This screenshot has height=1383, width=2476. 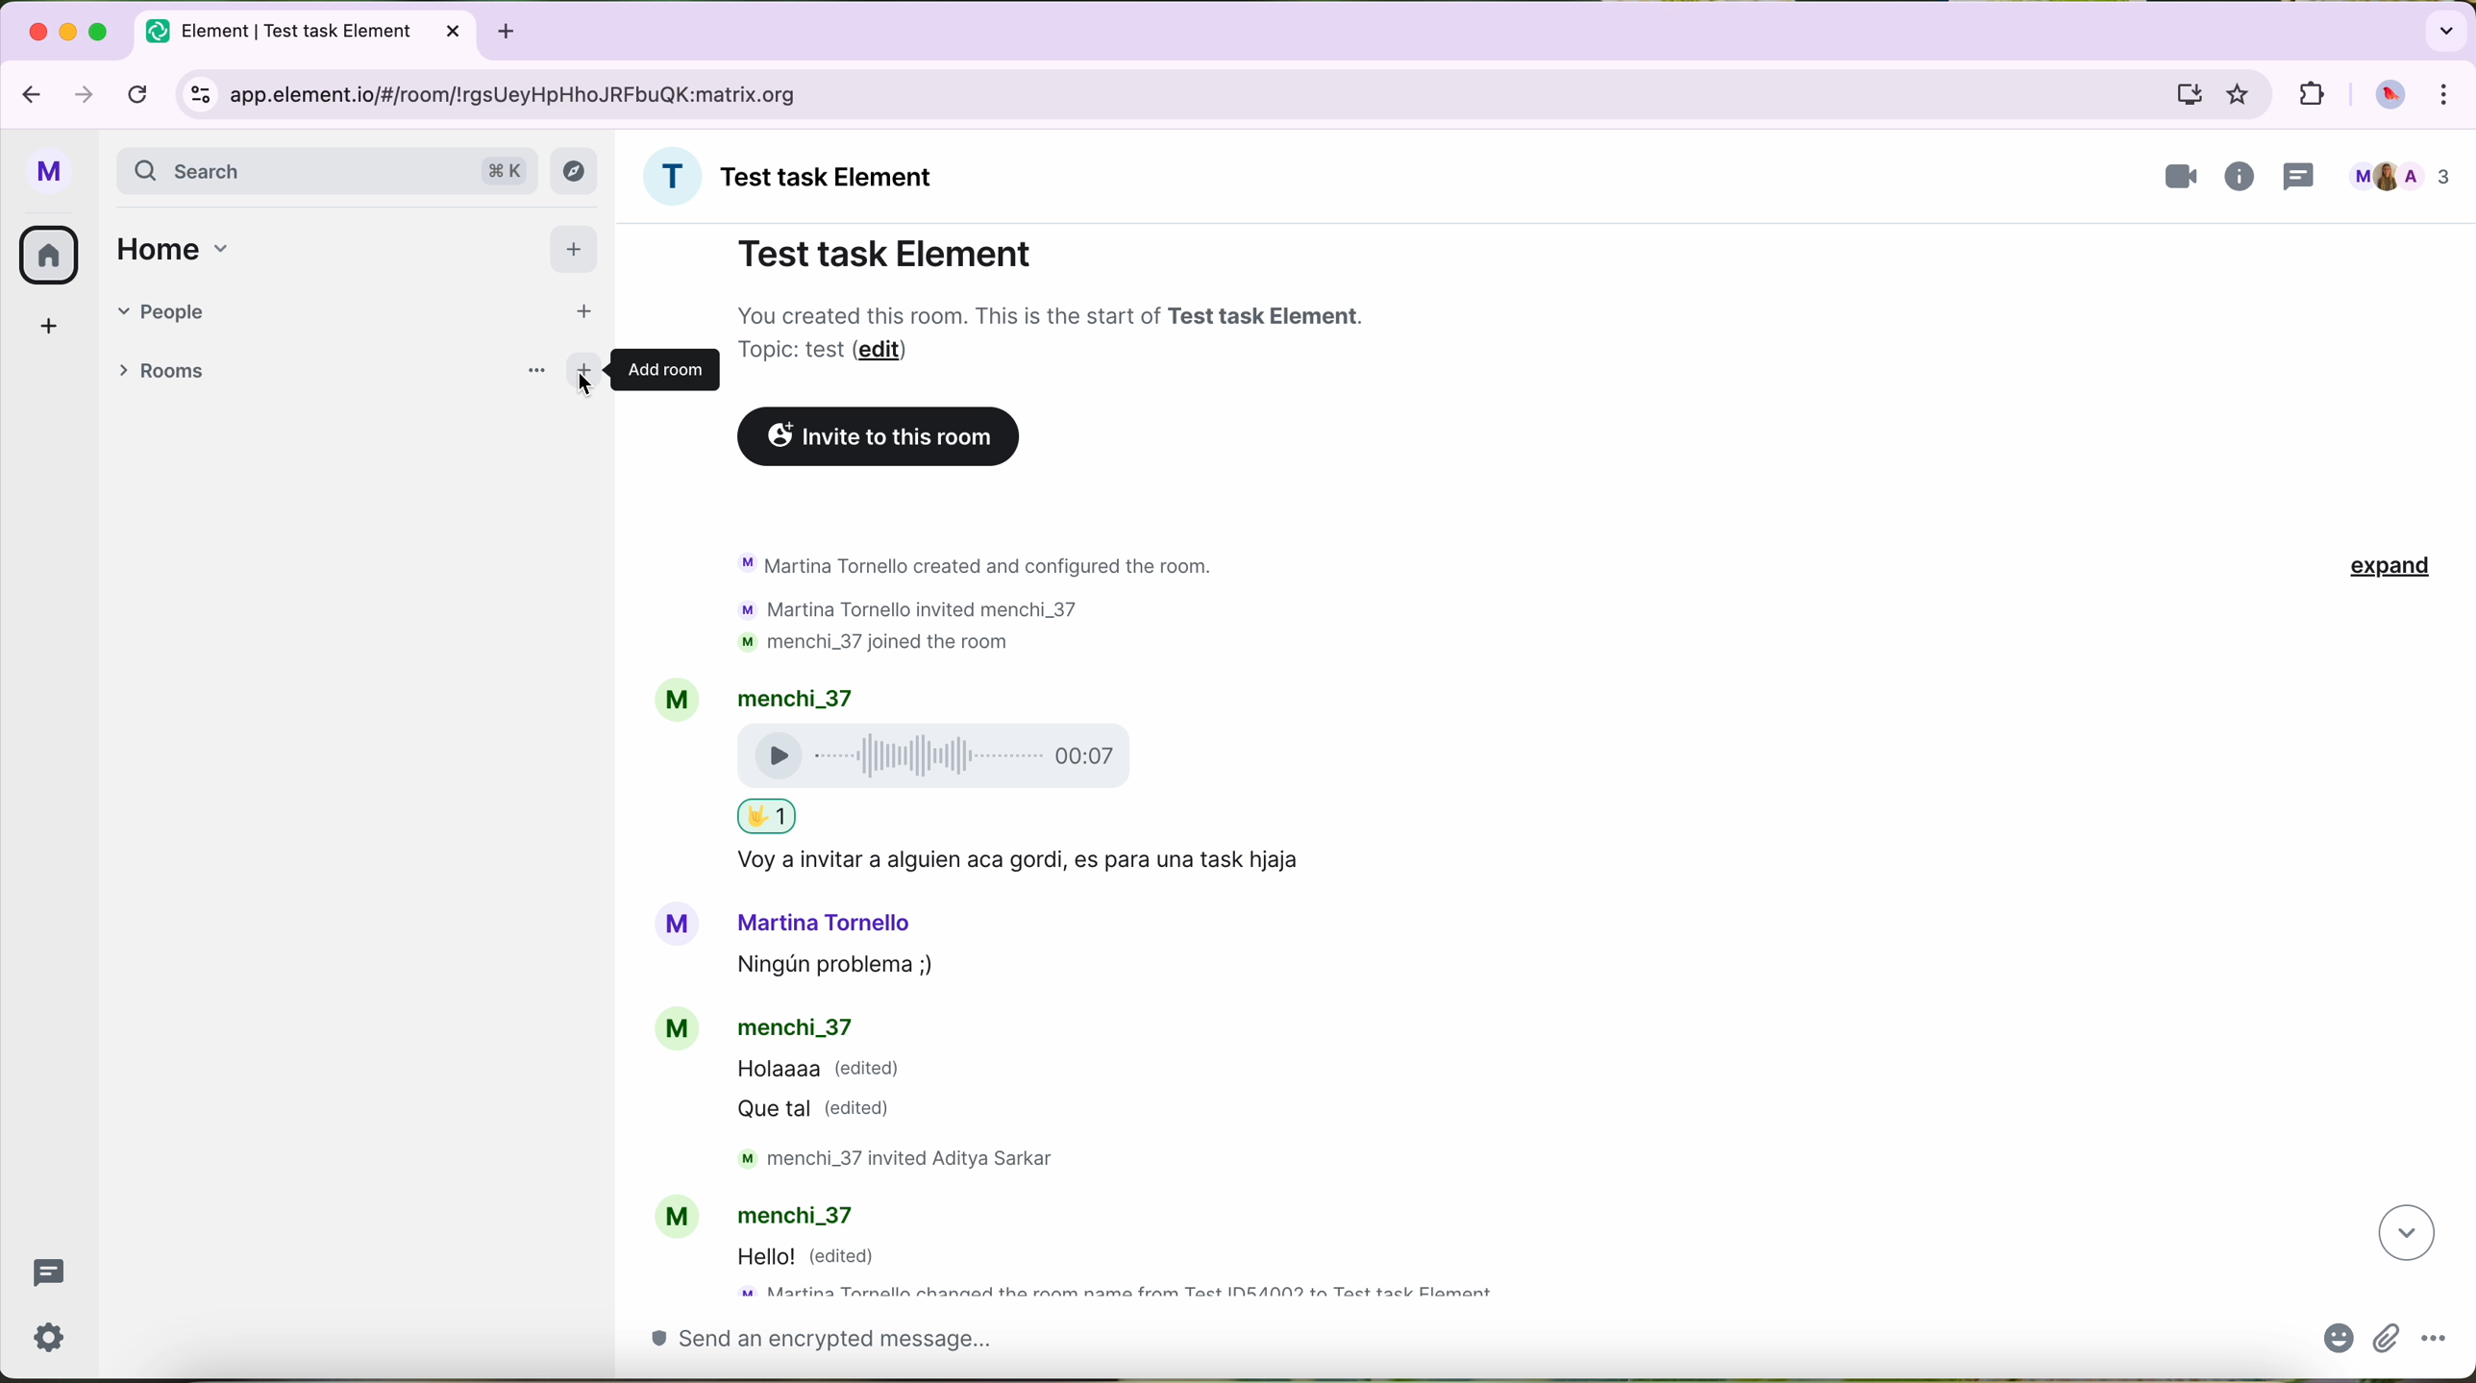 I want to click on profile, so click(x=49, y=175).